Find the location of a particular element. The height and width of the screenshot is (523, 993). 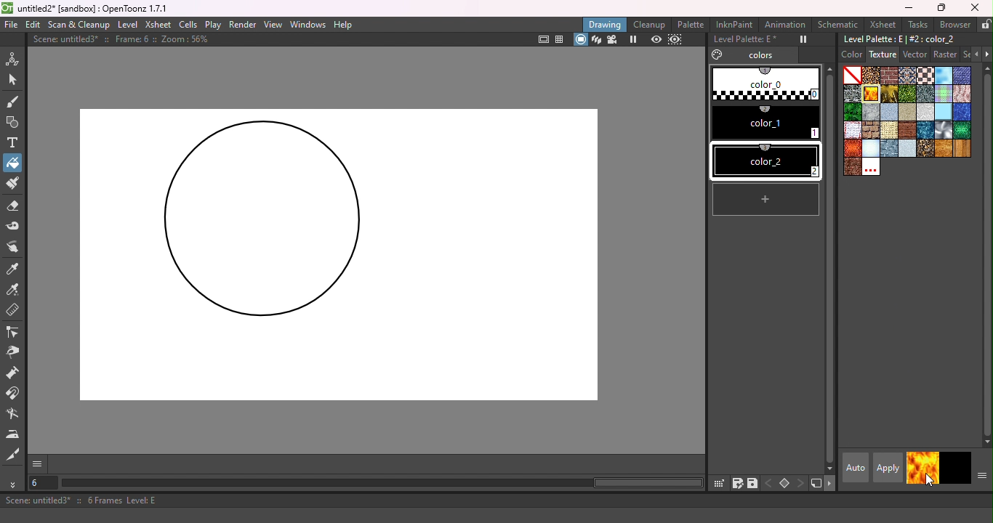

Tape tool is located at coordinates (15, 226).